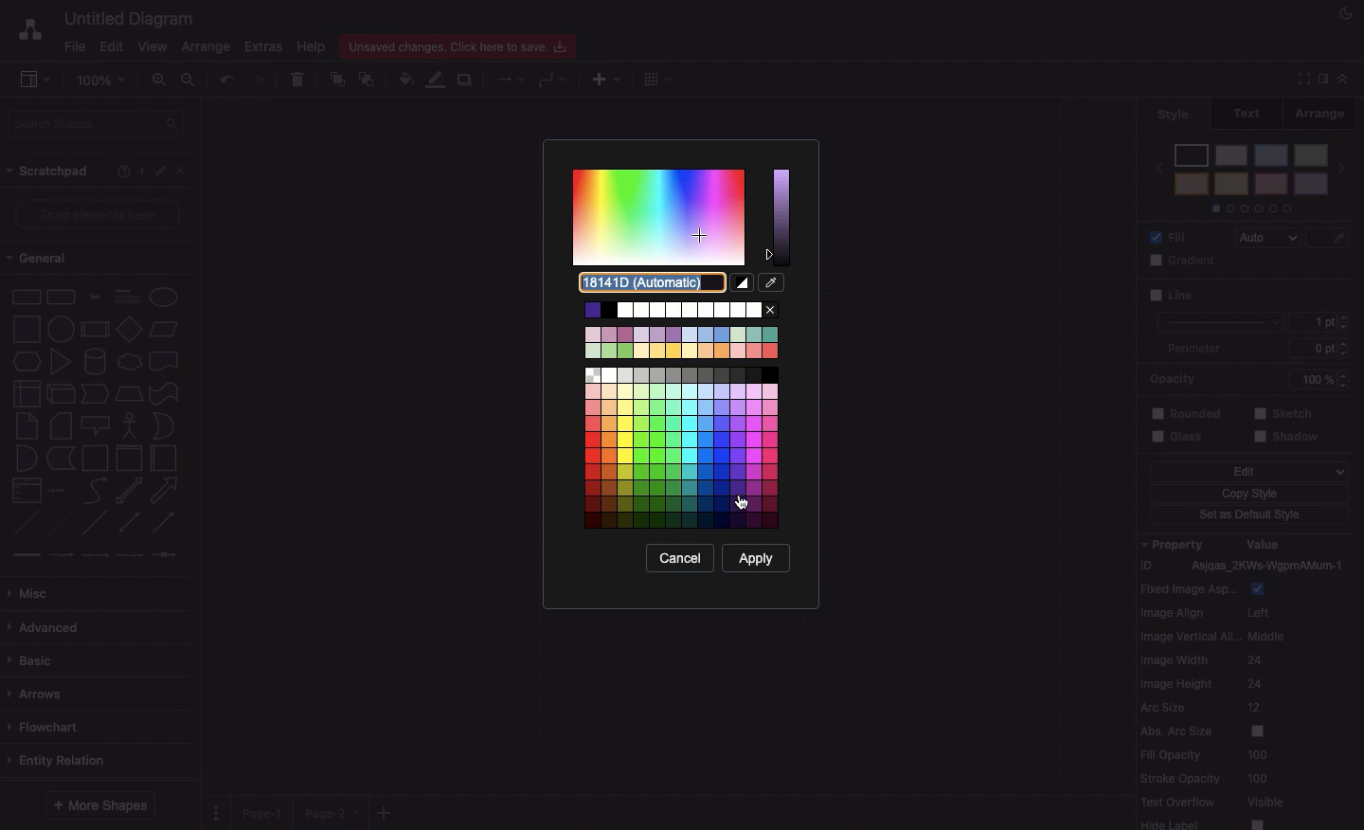 This screenshot has width=1364, height=830. Describe the element at coordinates (105, 79) in the screenshot. I see `Zoom` at that location.